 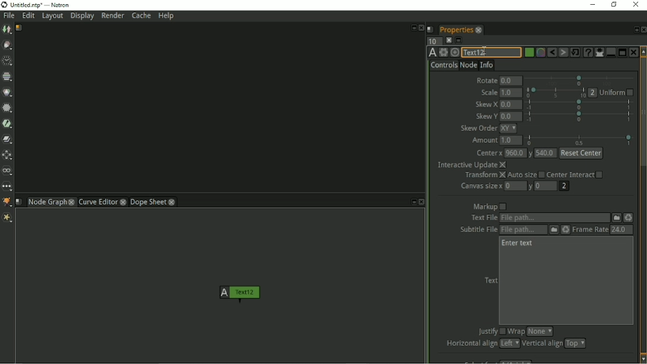 What do you see at coordinates (523, 230) in the screenshot?
I see `file path` at bounding box center [523, 230].